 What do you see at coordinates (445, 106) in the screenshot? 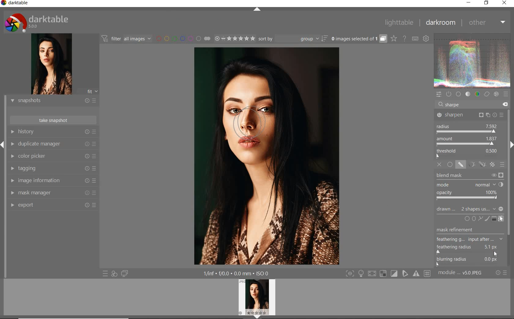
I see `EDITOR` at bounding box center [445, 106].